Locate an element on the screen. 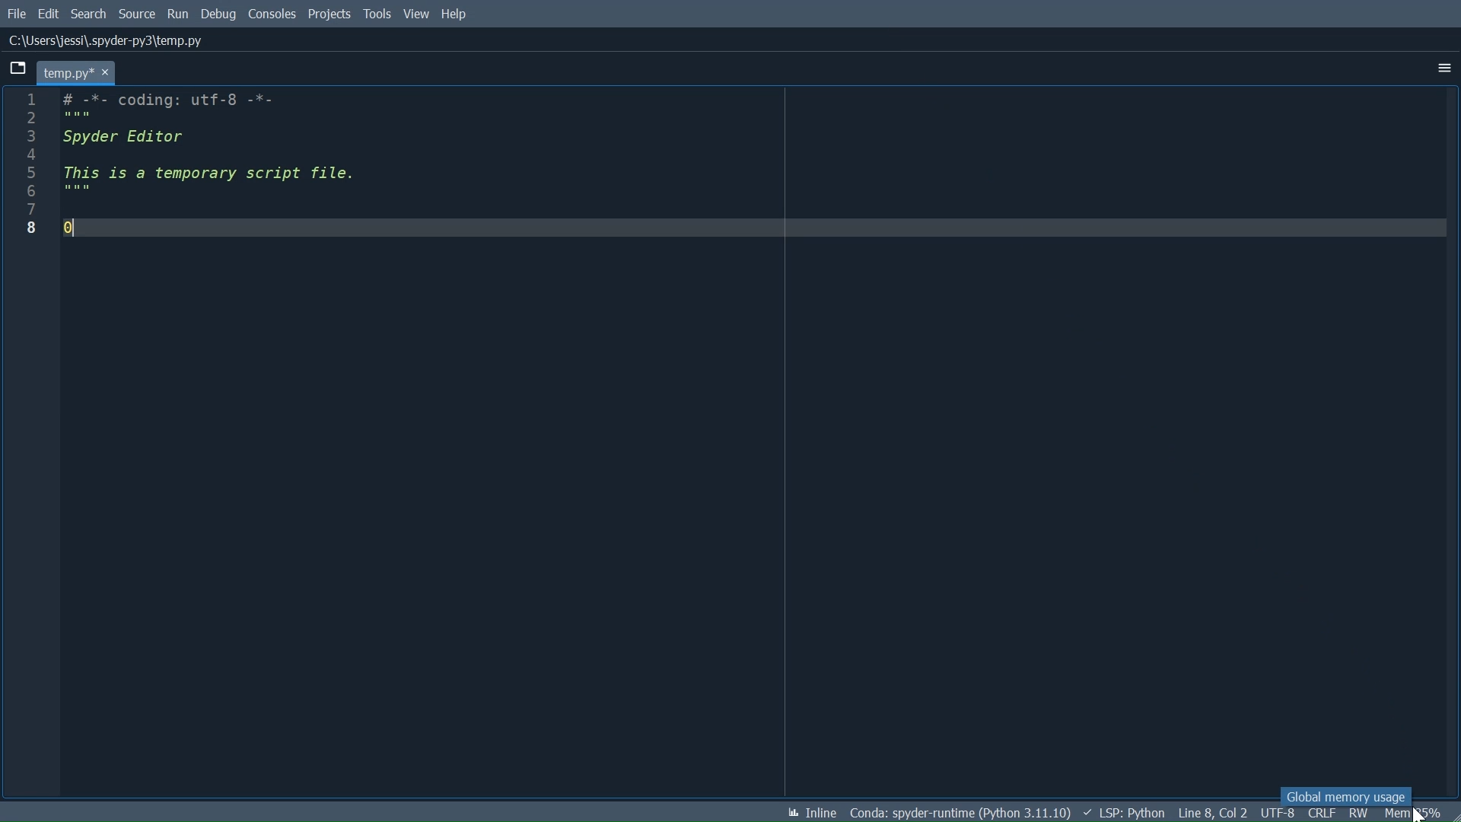  Source is located at coordinates (136, 14).